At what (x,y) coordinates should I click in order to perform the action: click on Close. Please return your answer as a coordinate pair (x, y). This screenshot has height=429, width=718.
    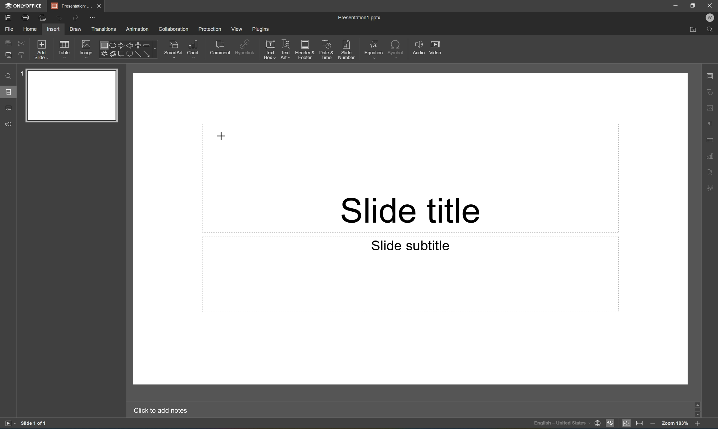
    Looking at the image, I should click on (98, 6).